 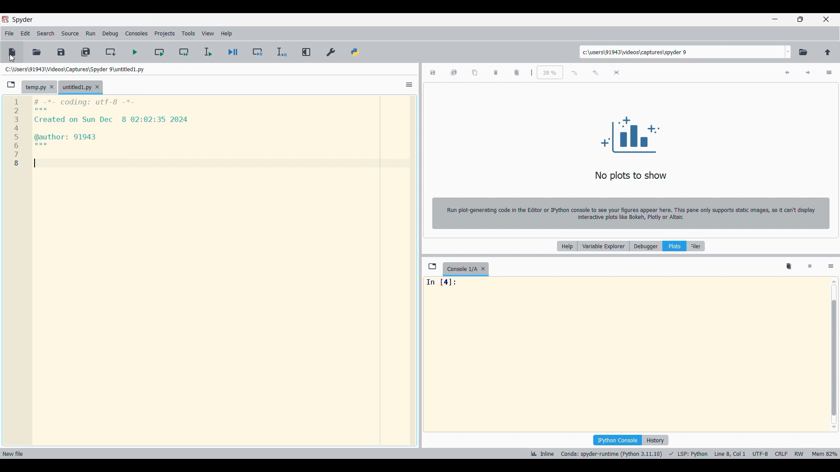 I want to click on Close, so click(x=52, y=87).